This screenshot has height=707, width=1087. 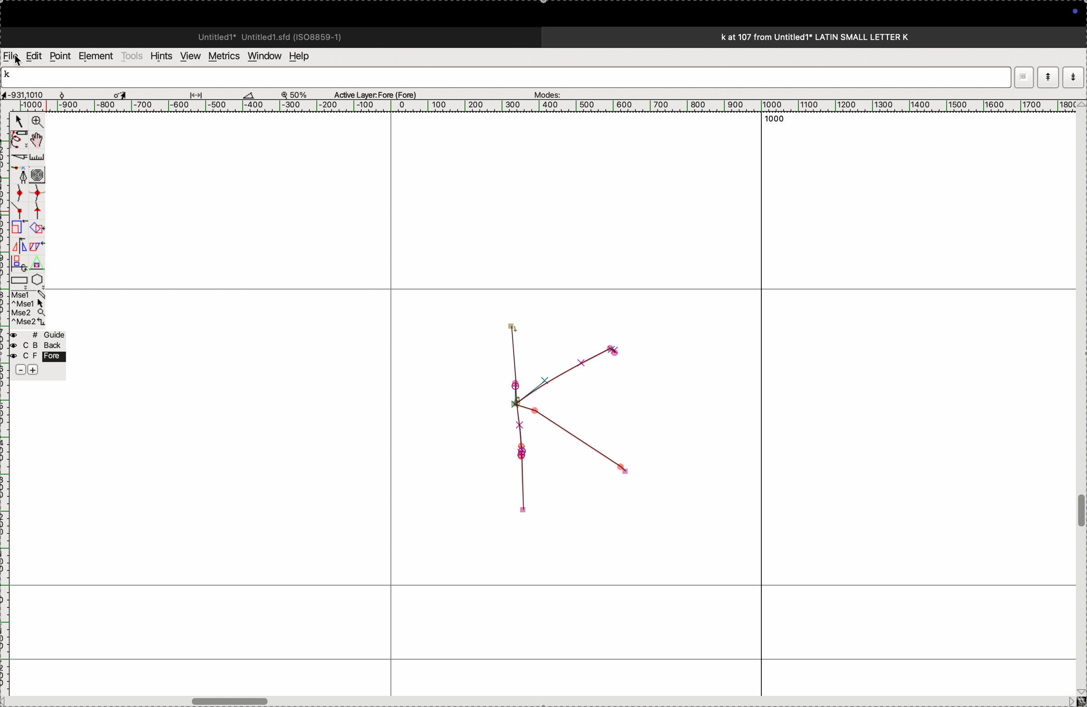 I want to click on fountain pen, so click(x=22, y=175).